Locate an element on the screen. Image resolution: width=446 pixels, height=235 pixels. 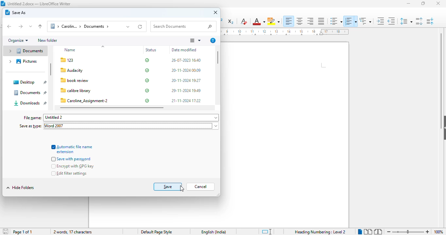
status is located at coordinates (152, 50).